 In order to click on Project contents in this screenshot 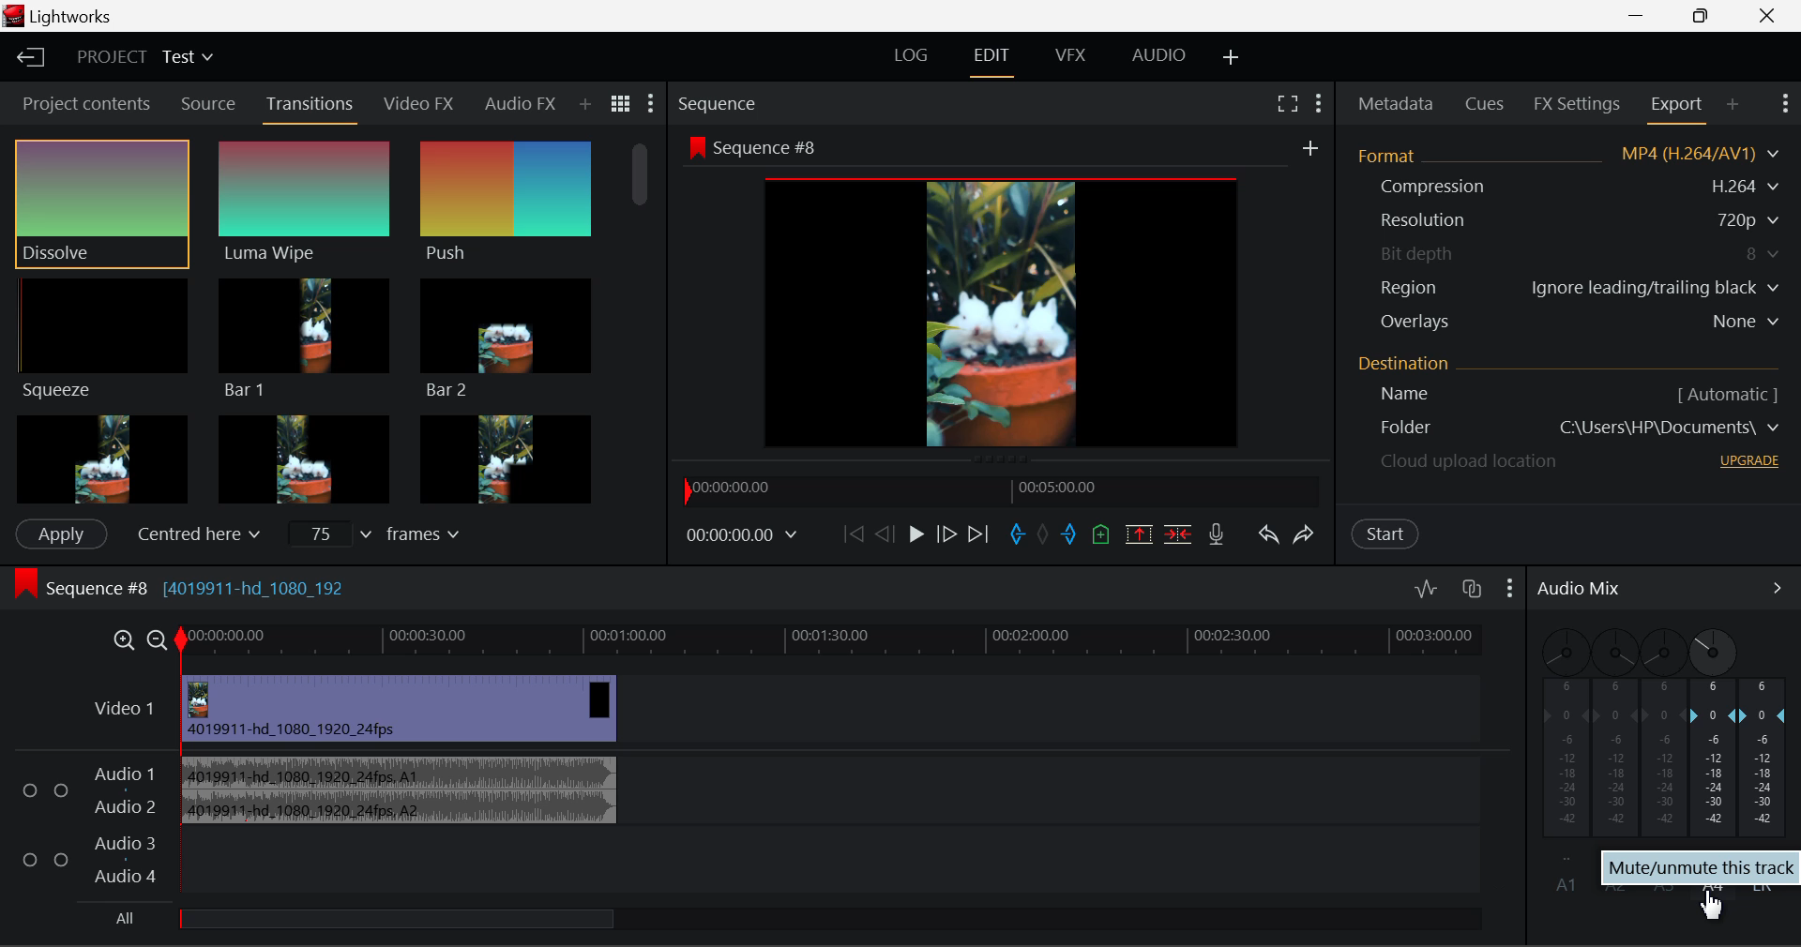, I will do `click(80, 104)`.